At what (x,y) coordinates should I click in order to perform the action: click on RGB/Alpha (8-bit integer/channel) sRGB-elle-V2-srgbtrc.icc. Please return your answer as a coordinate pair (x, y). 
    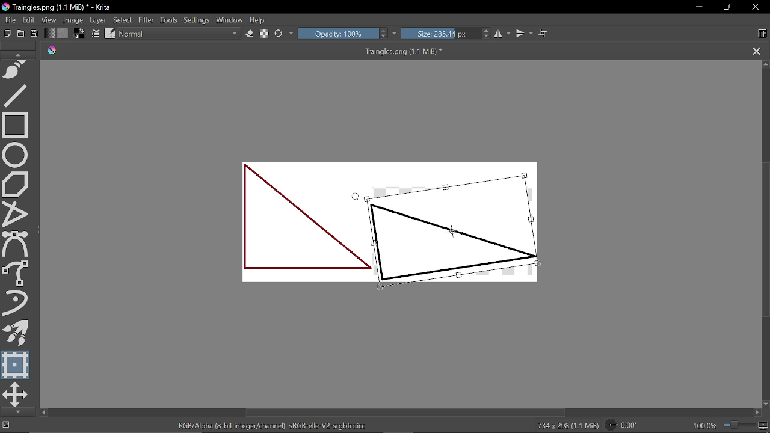
    Looking at the image, I should click on (274, 425).